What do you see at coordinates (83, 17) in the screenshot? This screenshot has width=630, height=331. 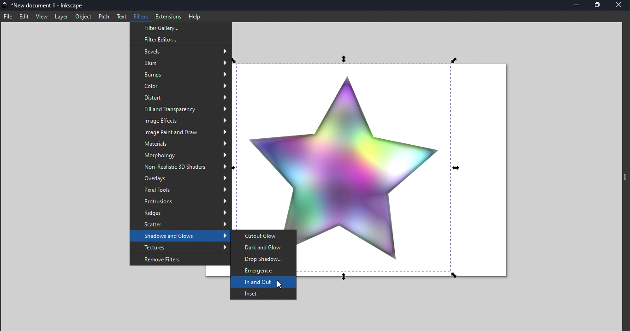 I see `Object` at bounding box center [83, 17].